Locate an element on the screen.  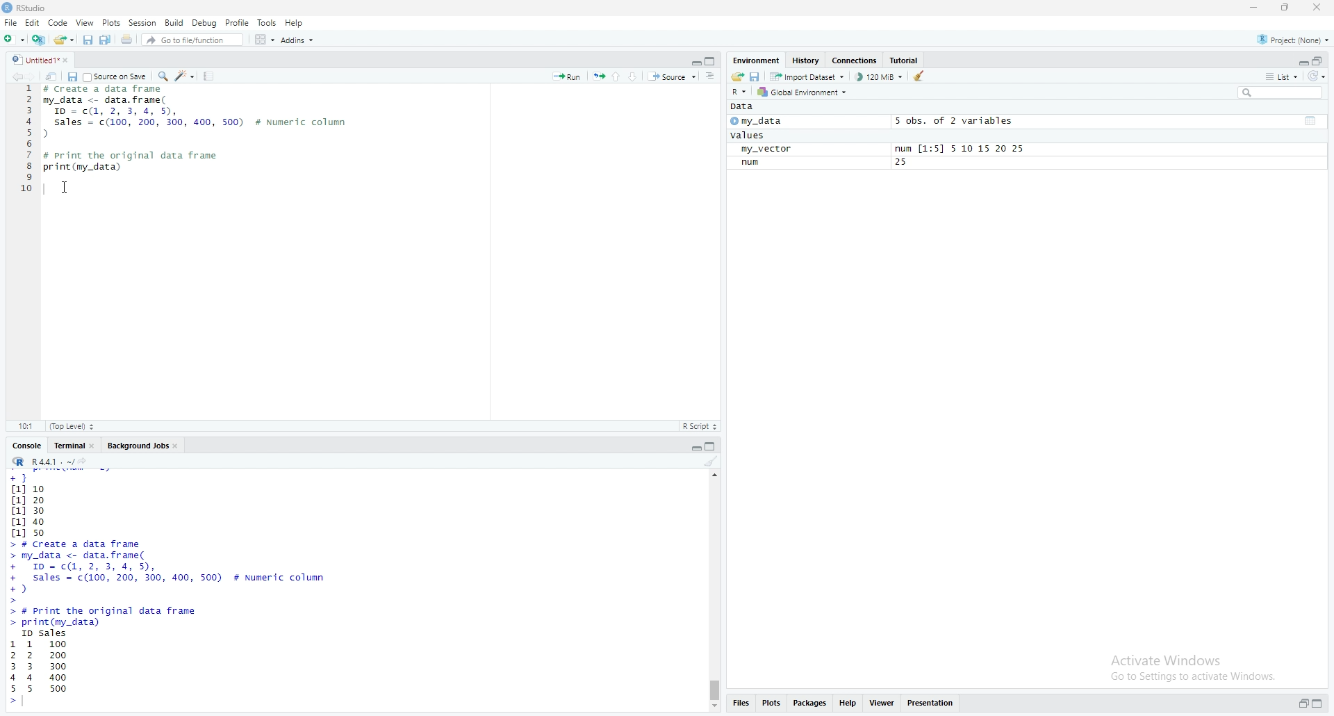
code tools is located at coordinates (185, 78).